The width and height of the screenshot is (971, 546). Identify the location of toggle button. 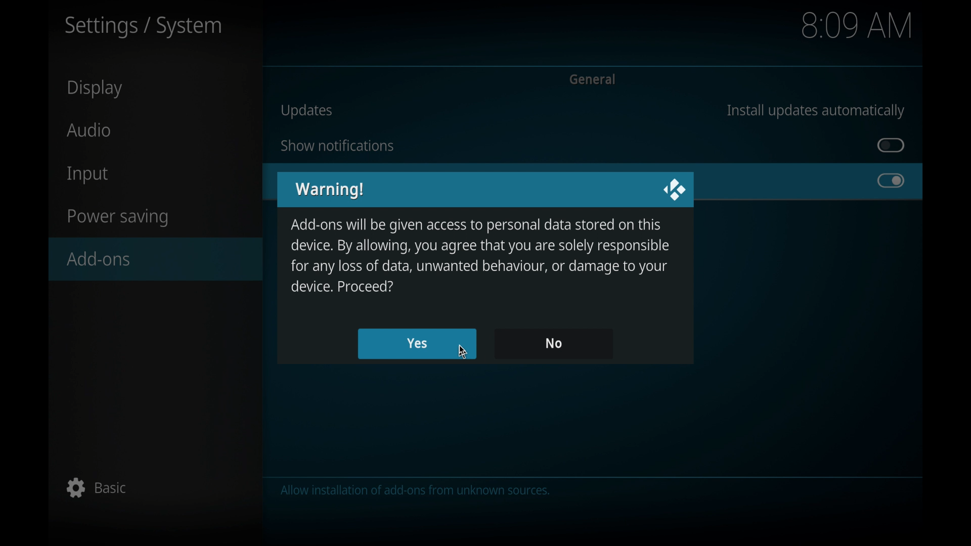
(892, 181).